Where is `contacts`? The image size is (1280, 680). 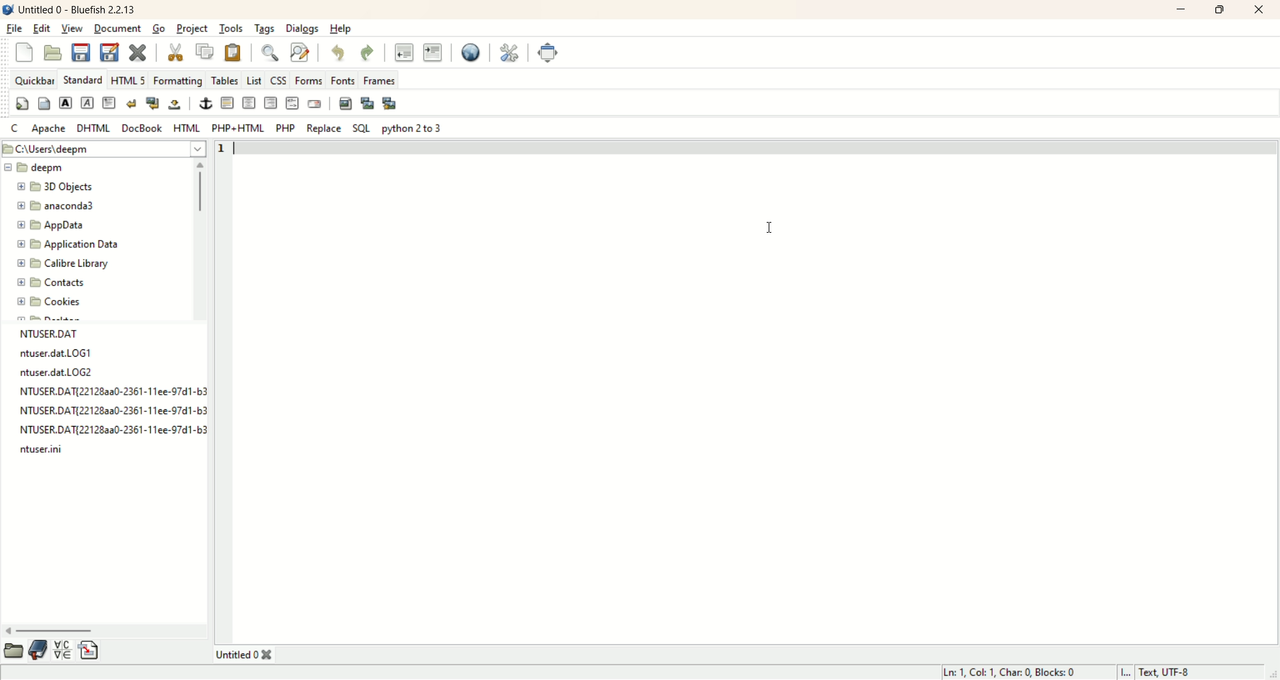 contacts is located at coordinates (63, 283).